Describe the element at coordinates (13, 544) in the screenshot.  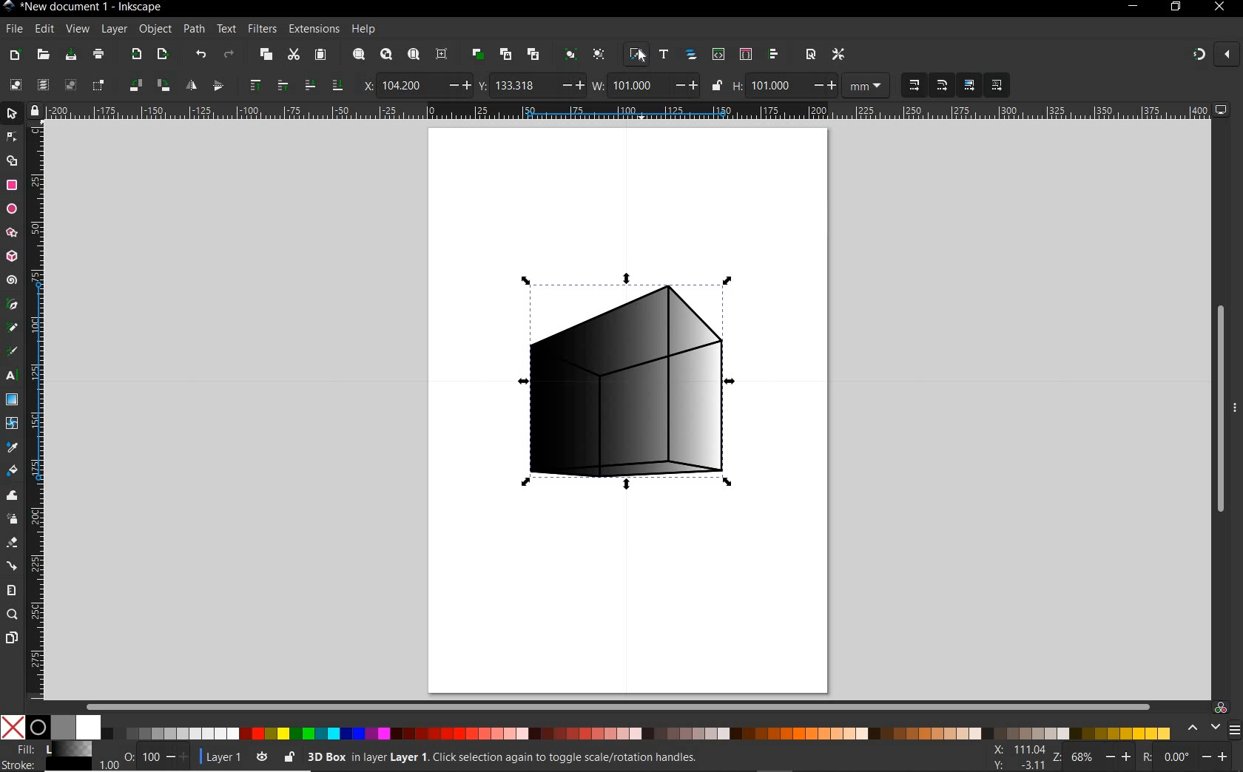
I see `ERASER TOOL` at that location.